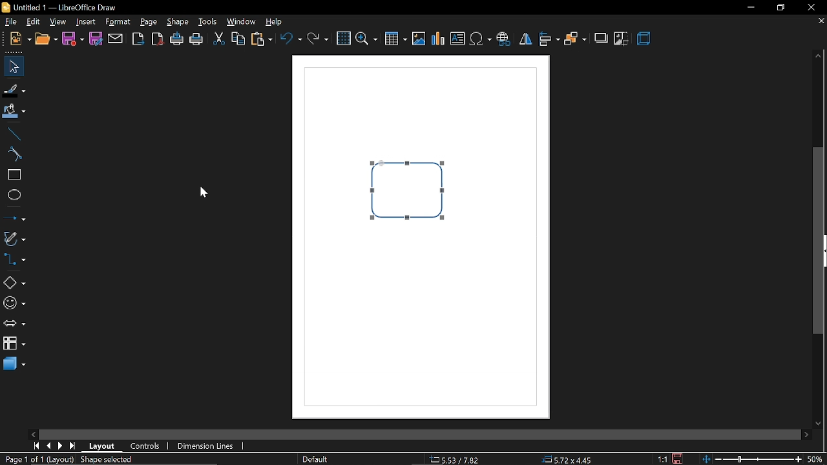  I want to click on save, so click(677, 459).